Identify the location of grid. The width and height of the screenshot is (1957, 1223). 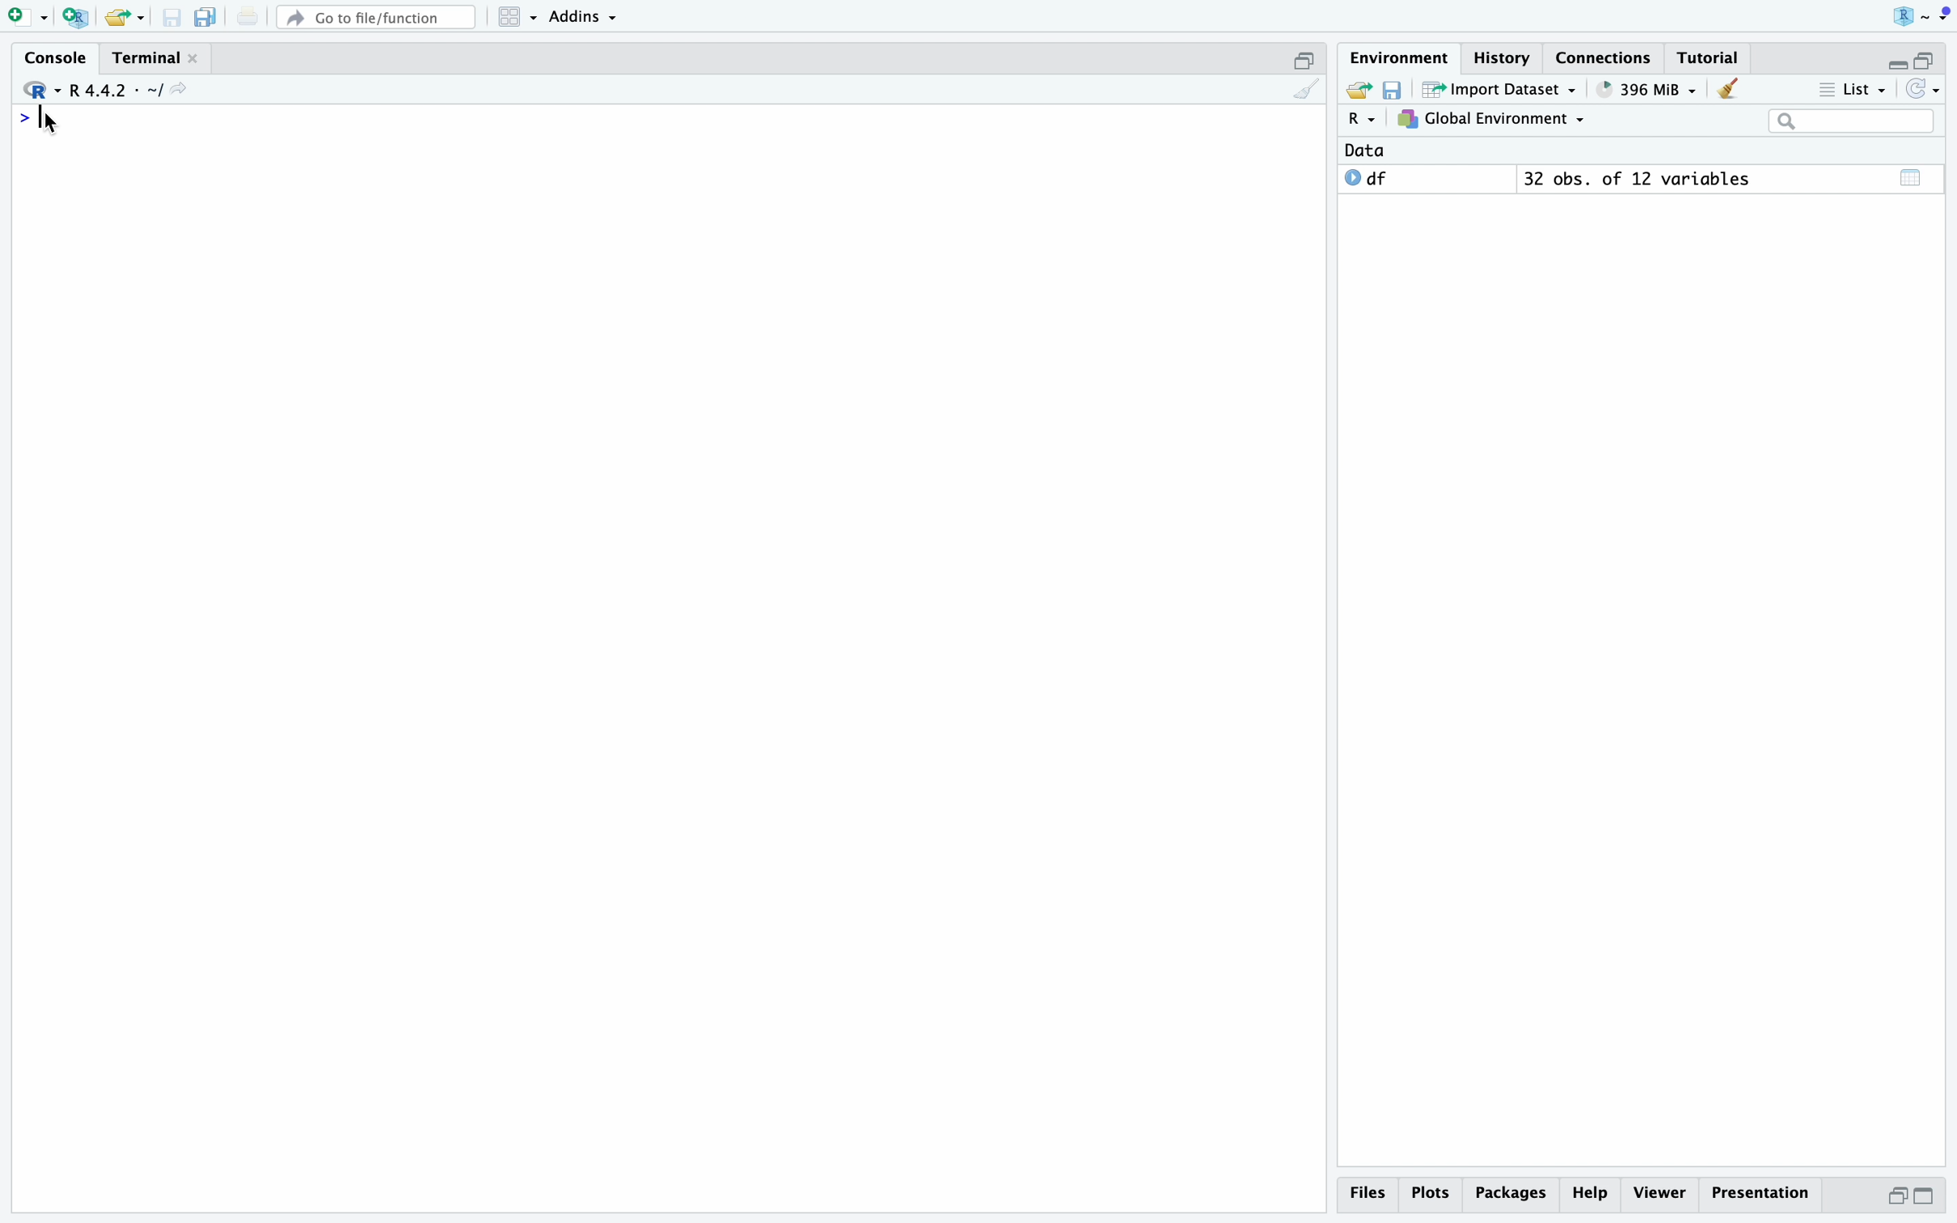
(519, 17).